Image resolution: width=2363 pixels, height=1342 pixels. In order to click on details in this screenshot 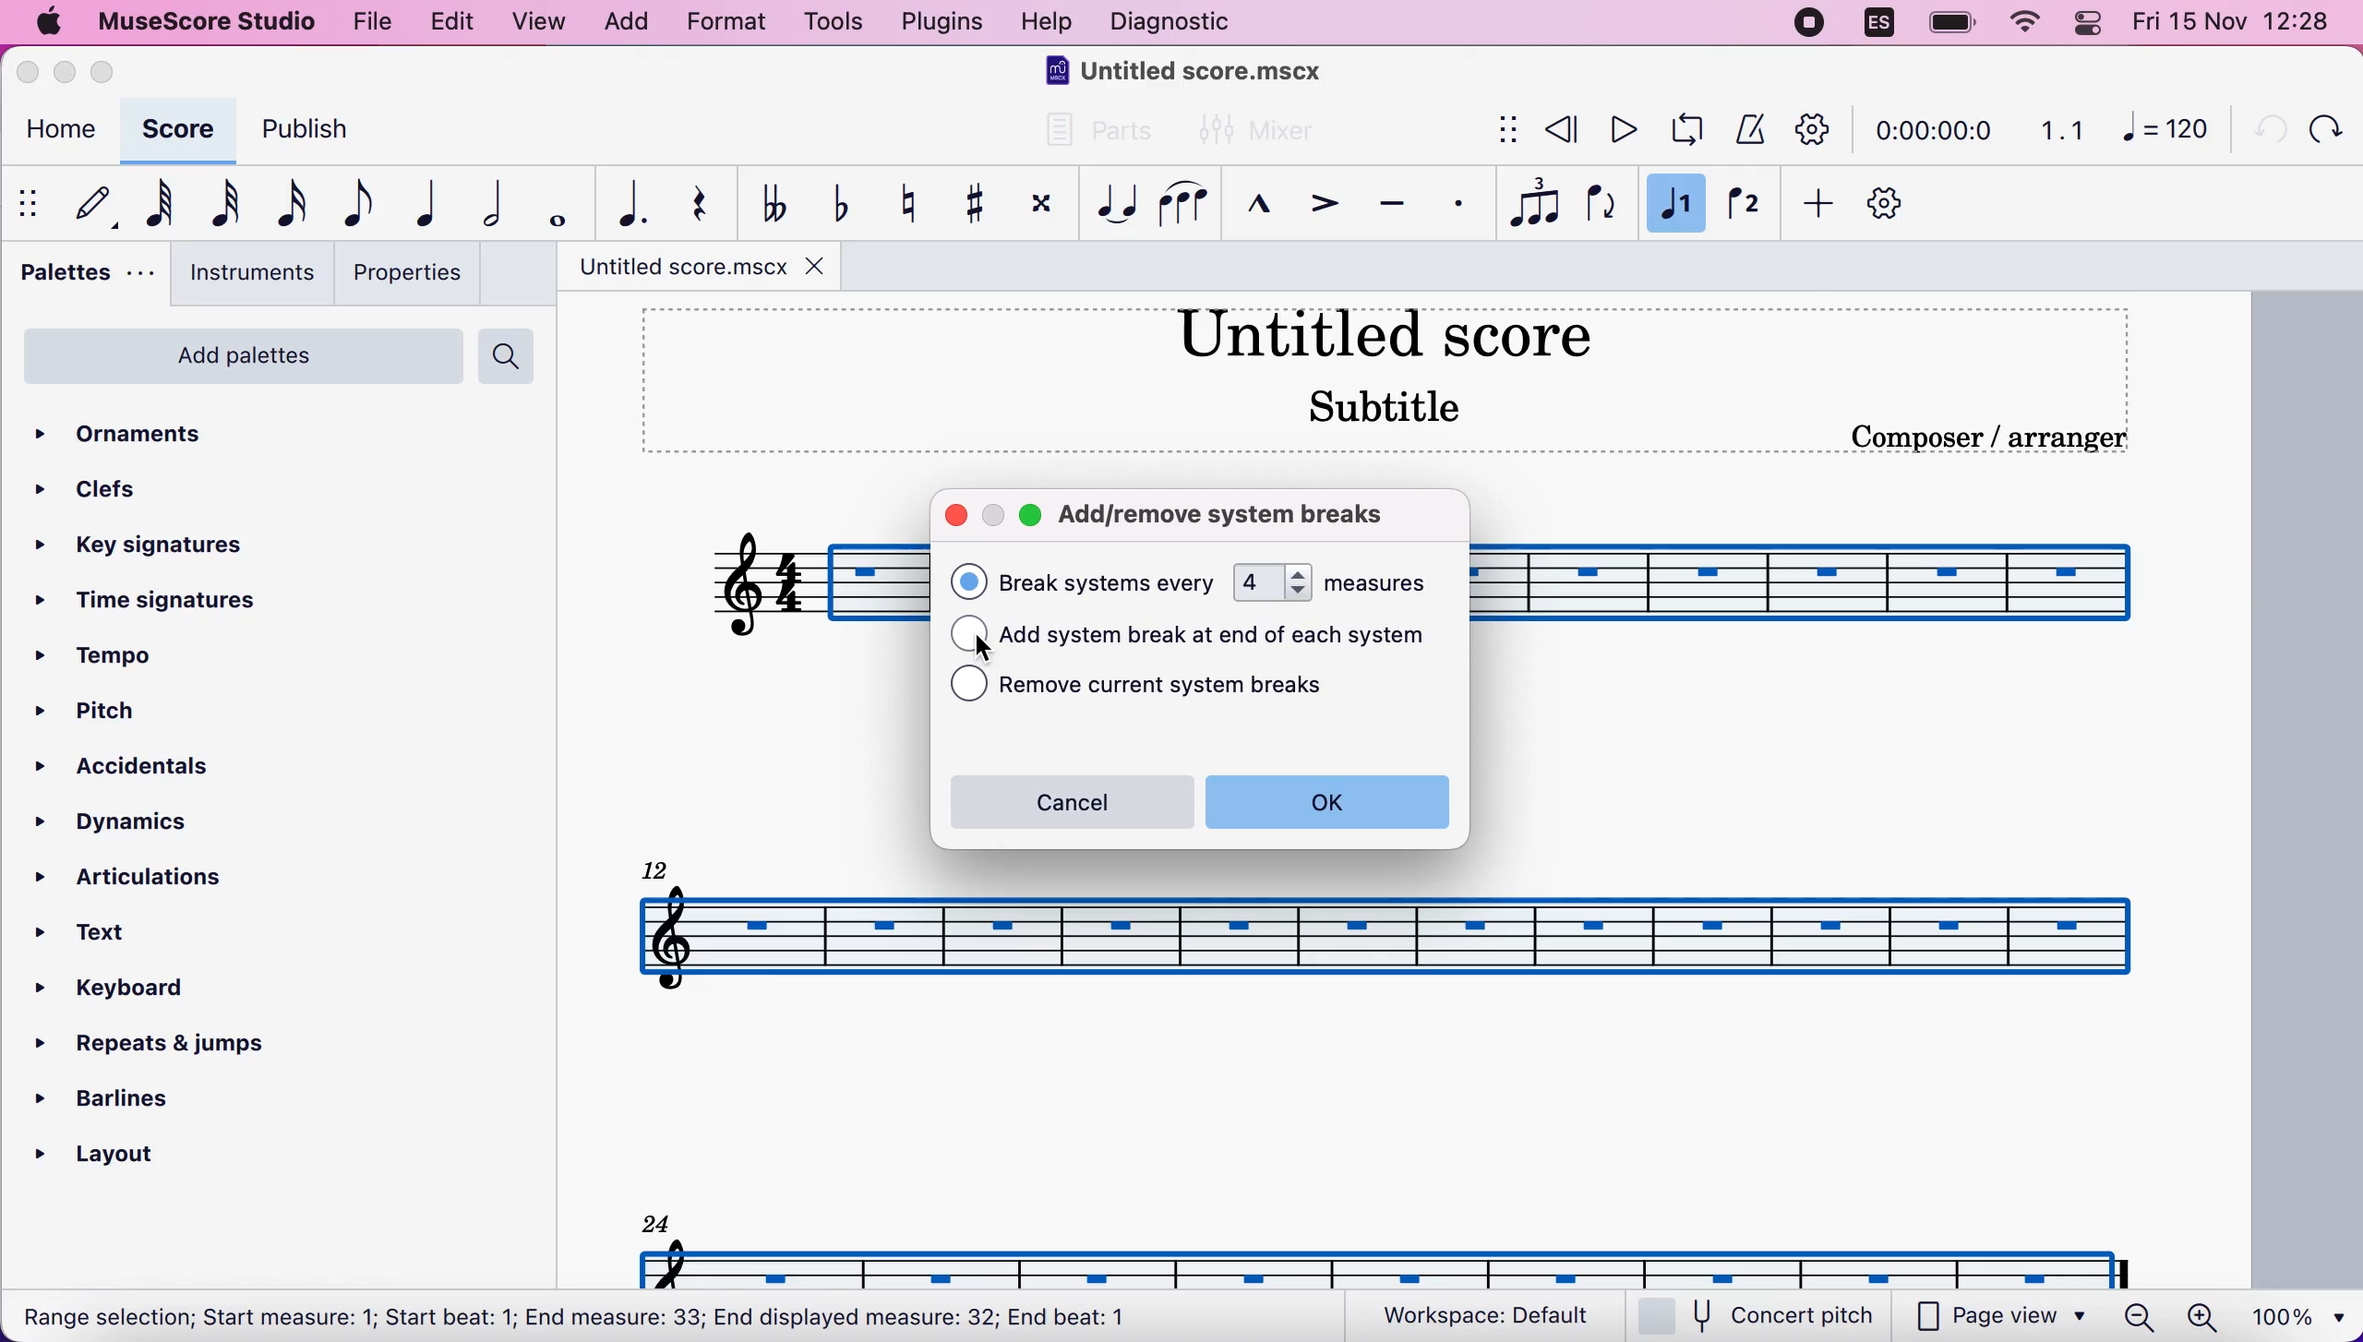, I will do `click(1988, 437)`.